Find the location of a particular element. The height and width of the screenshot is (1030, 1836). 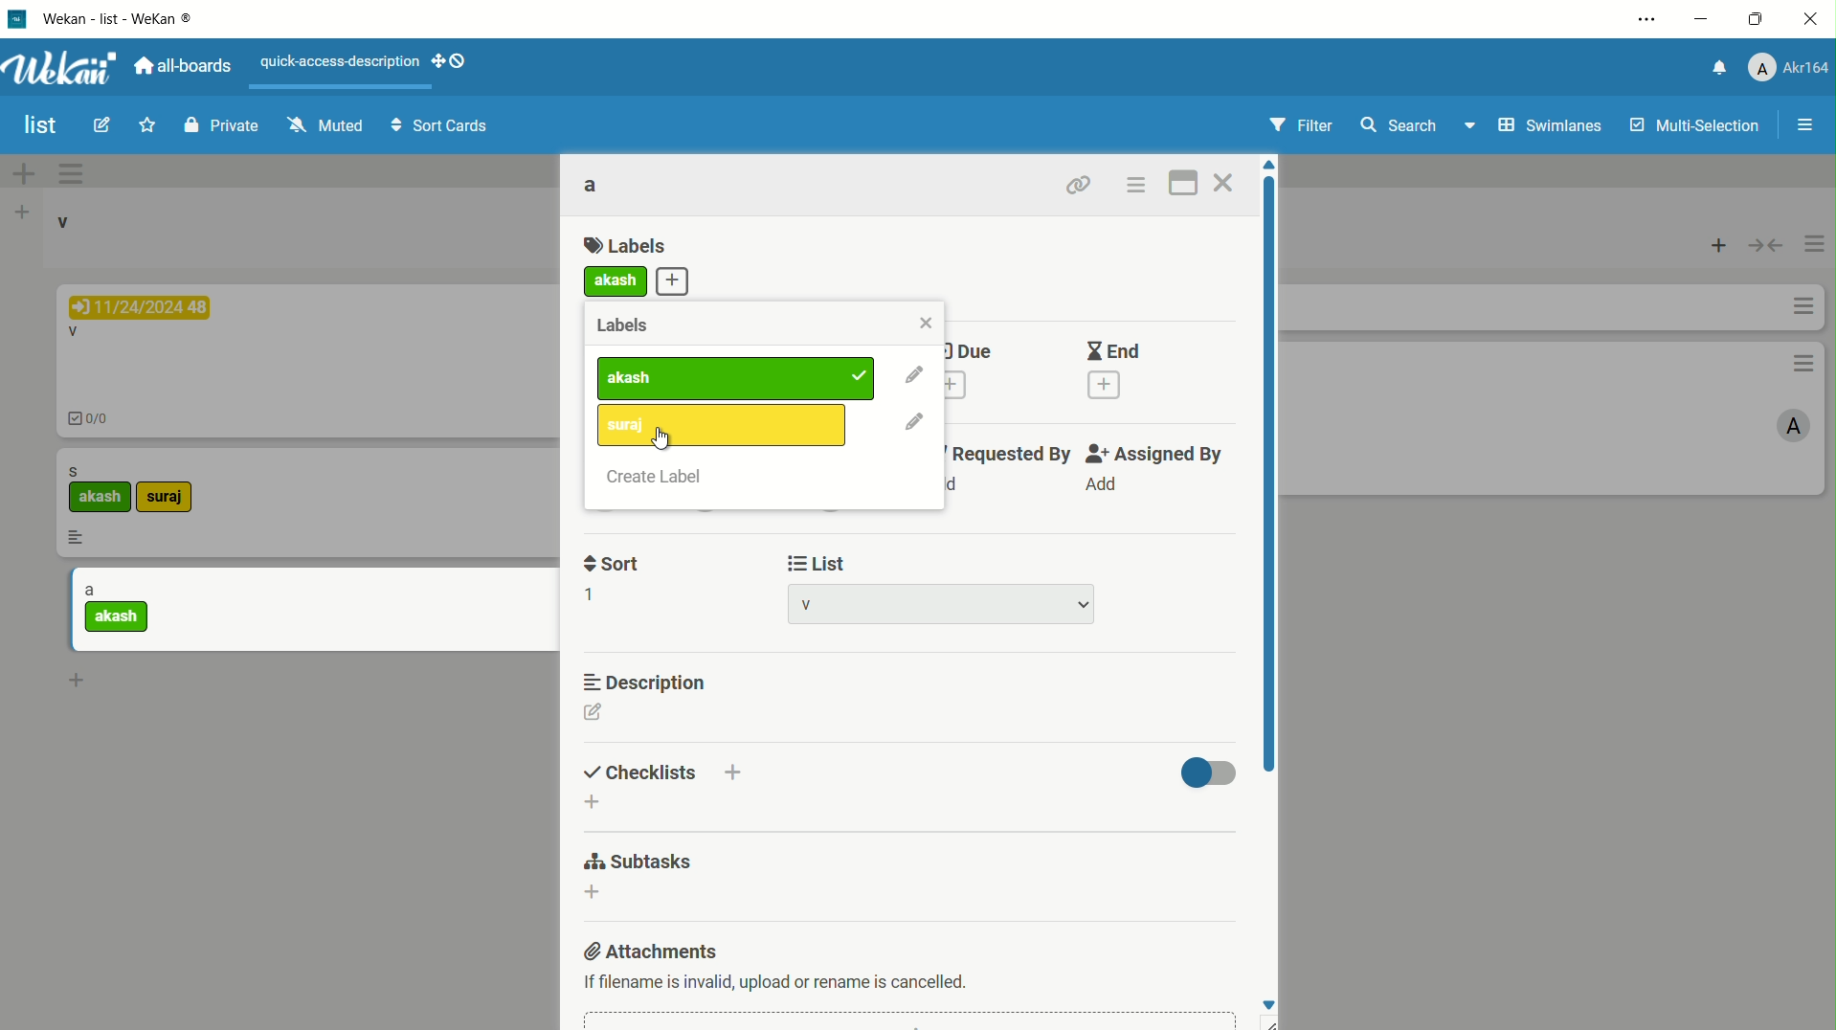

v is located at coordinates (71, 227).